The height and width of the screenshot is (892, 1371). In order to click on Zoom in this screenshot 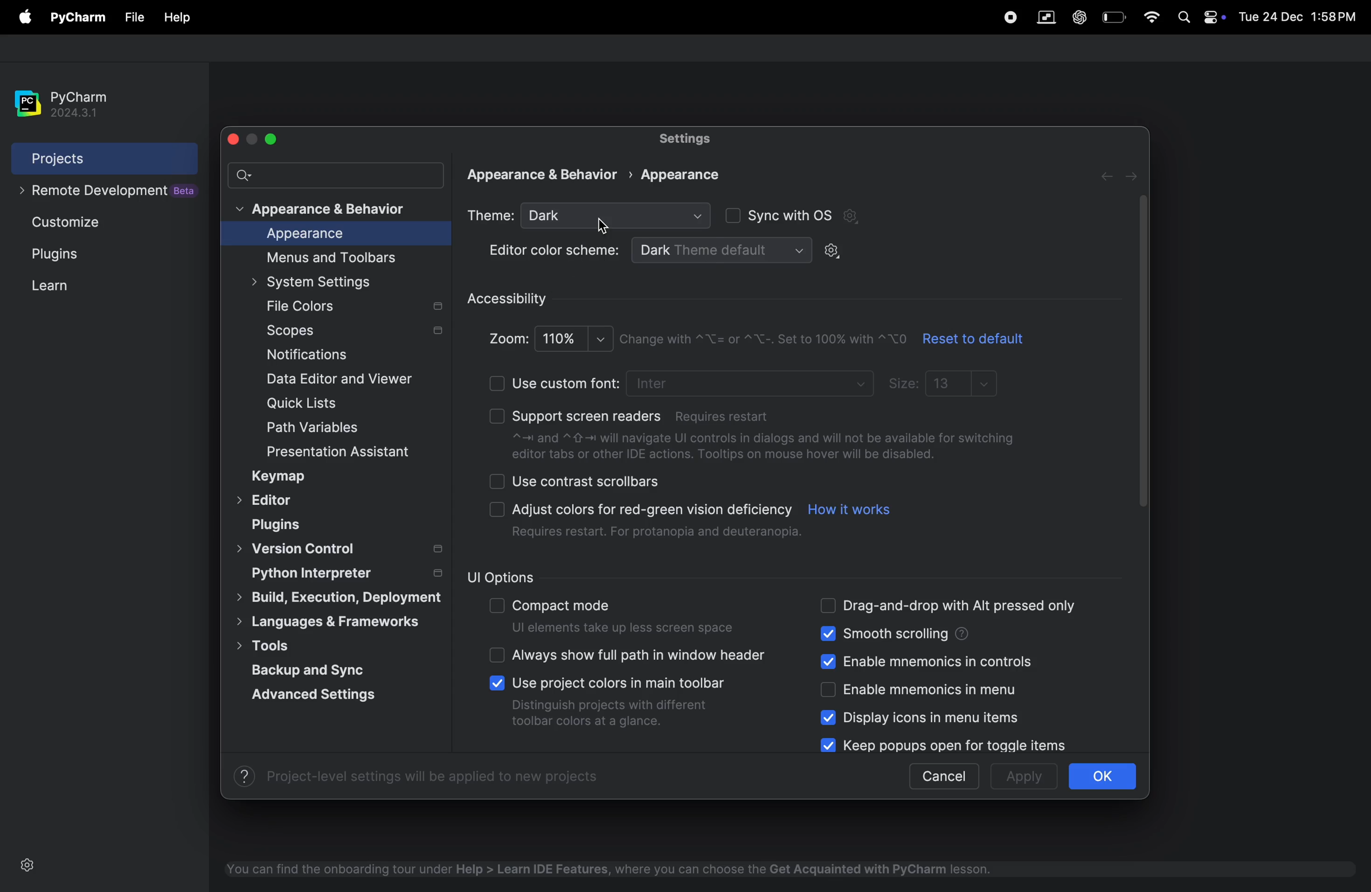, I will do `click(506, 338)`.